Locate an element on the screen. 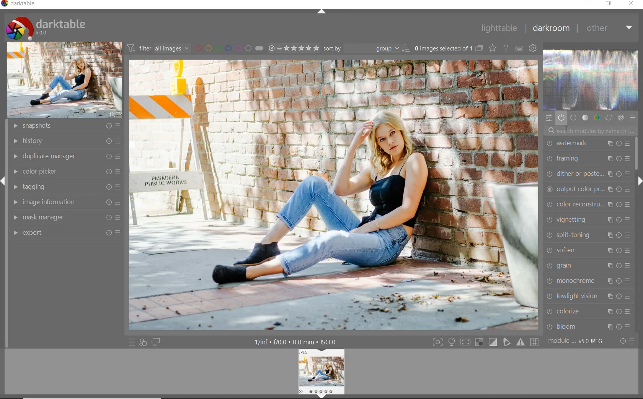 The height and width of the screenshot is (399, 643). selected images is located at coordinates (442, 49).